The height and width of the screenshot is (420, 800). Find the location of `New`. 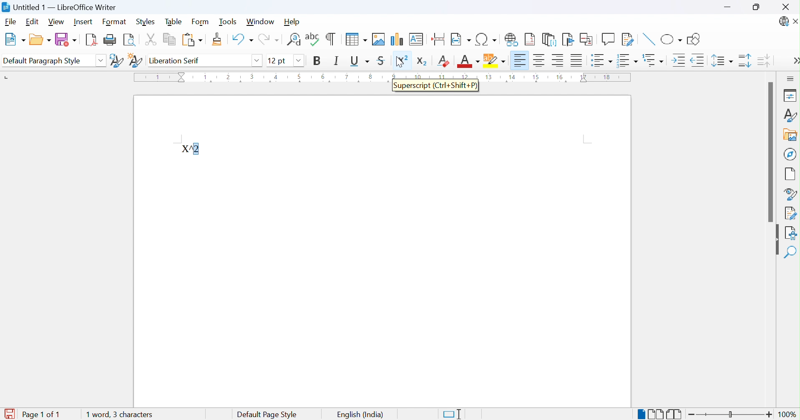

New is located at coordinates (14, 40).